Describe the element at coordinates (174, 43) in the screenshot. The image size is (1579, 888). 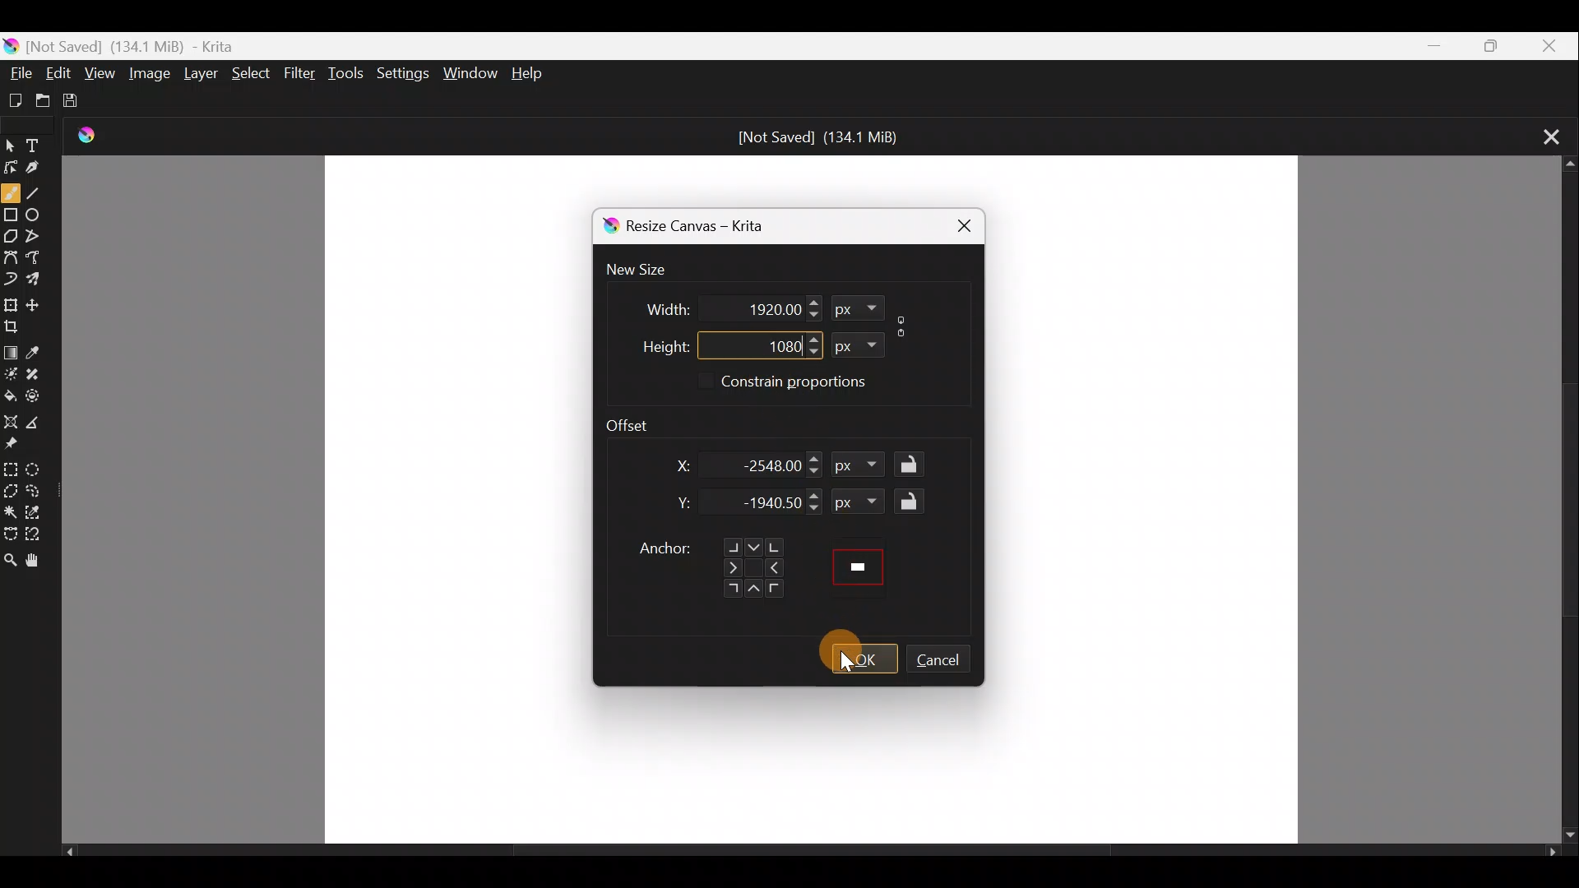
I see `[Not Saved] (134.1 MiB) - Krita` at that location.